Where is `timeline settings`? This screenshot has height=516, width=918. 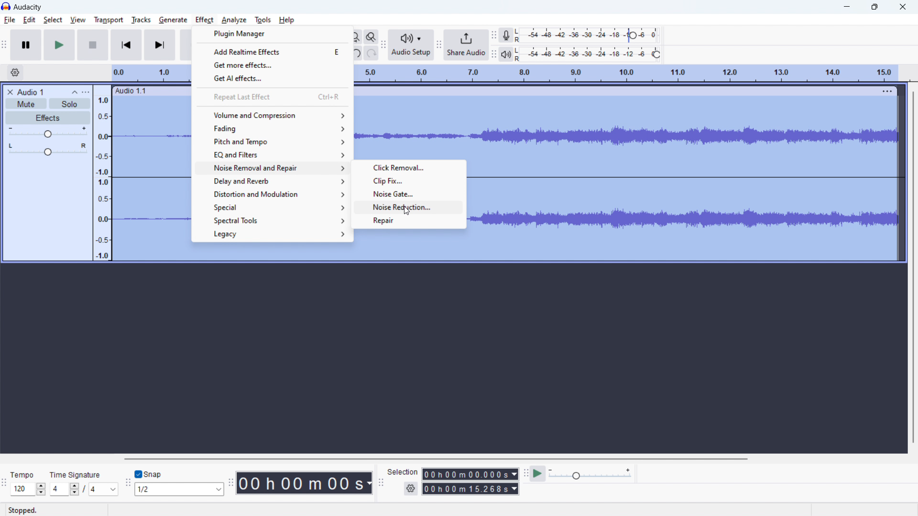
timeline settings is located at coordinates (15, 72).